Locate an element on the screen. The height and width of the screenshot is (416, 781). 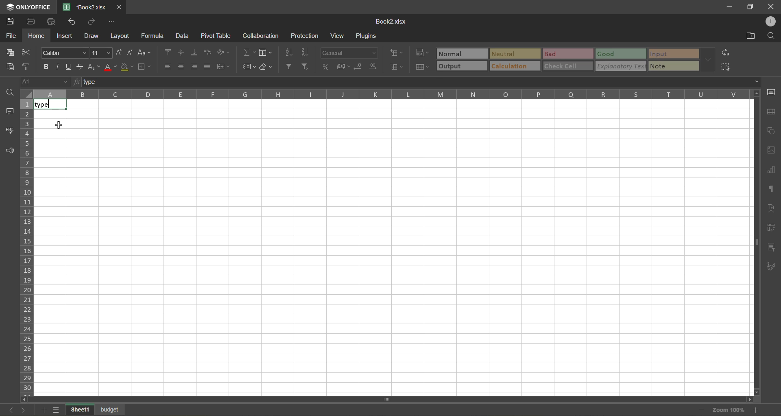
next is located at coordinates (23, 410).